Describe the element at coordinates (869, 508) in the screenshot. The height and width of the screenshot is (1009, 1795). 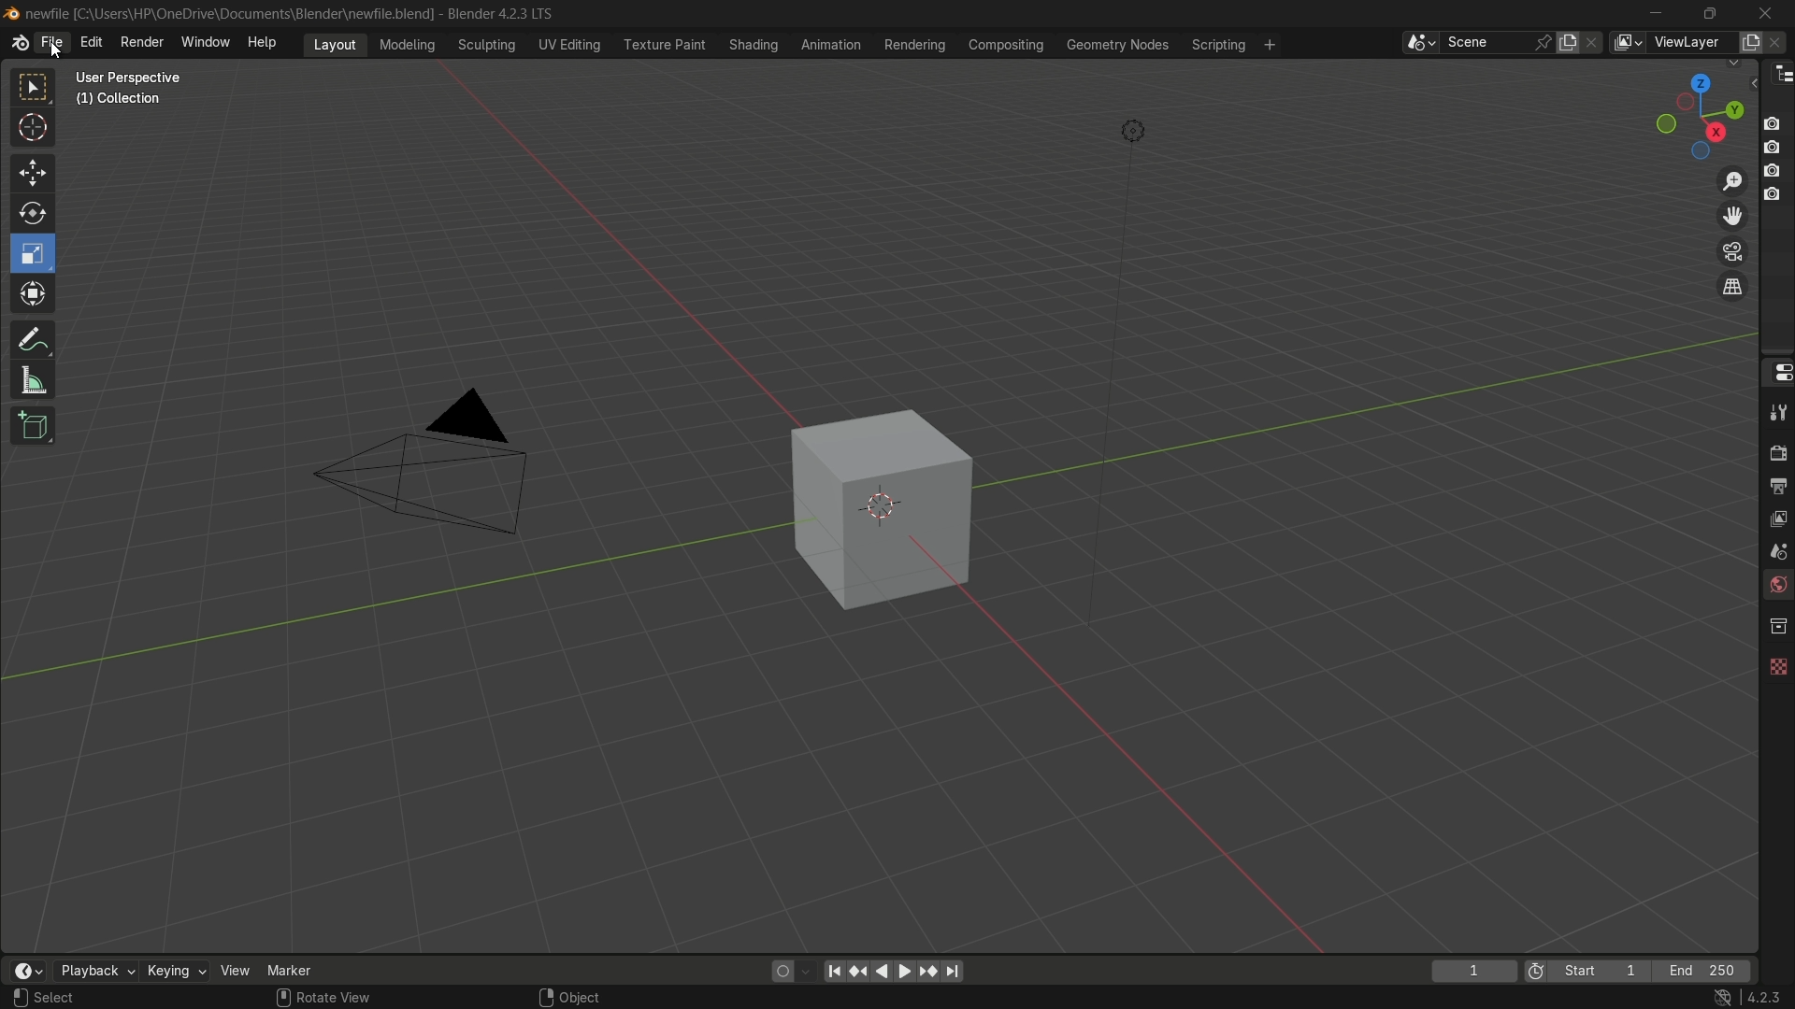
I see `cube` at that location.